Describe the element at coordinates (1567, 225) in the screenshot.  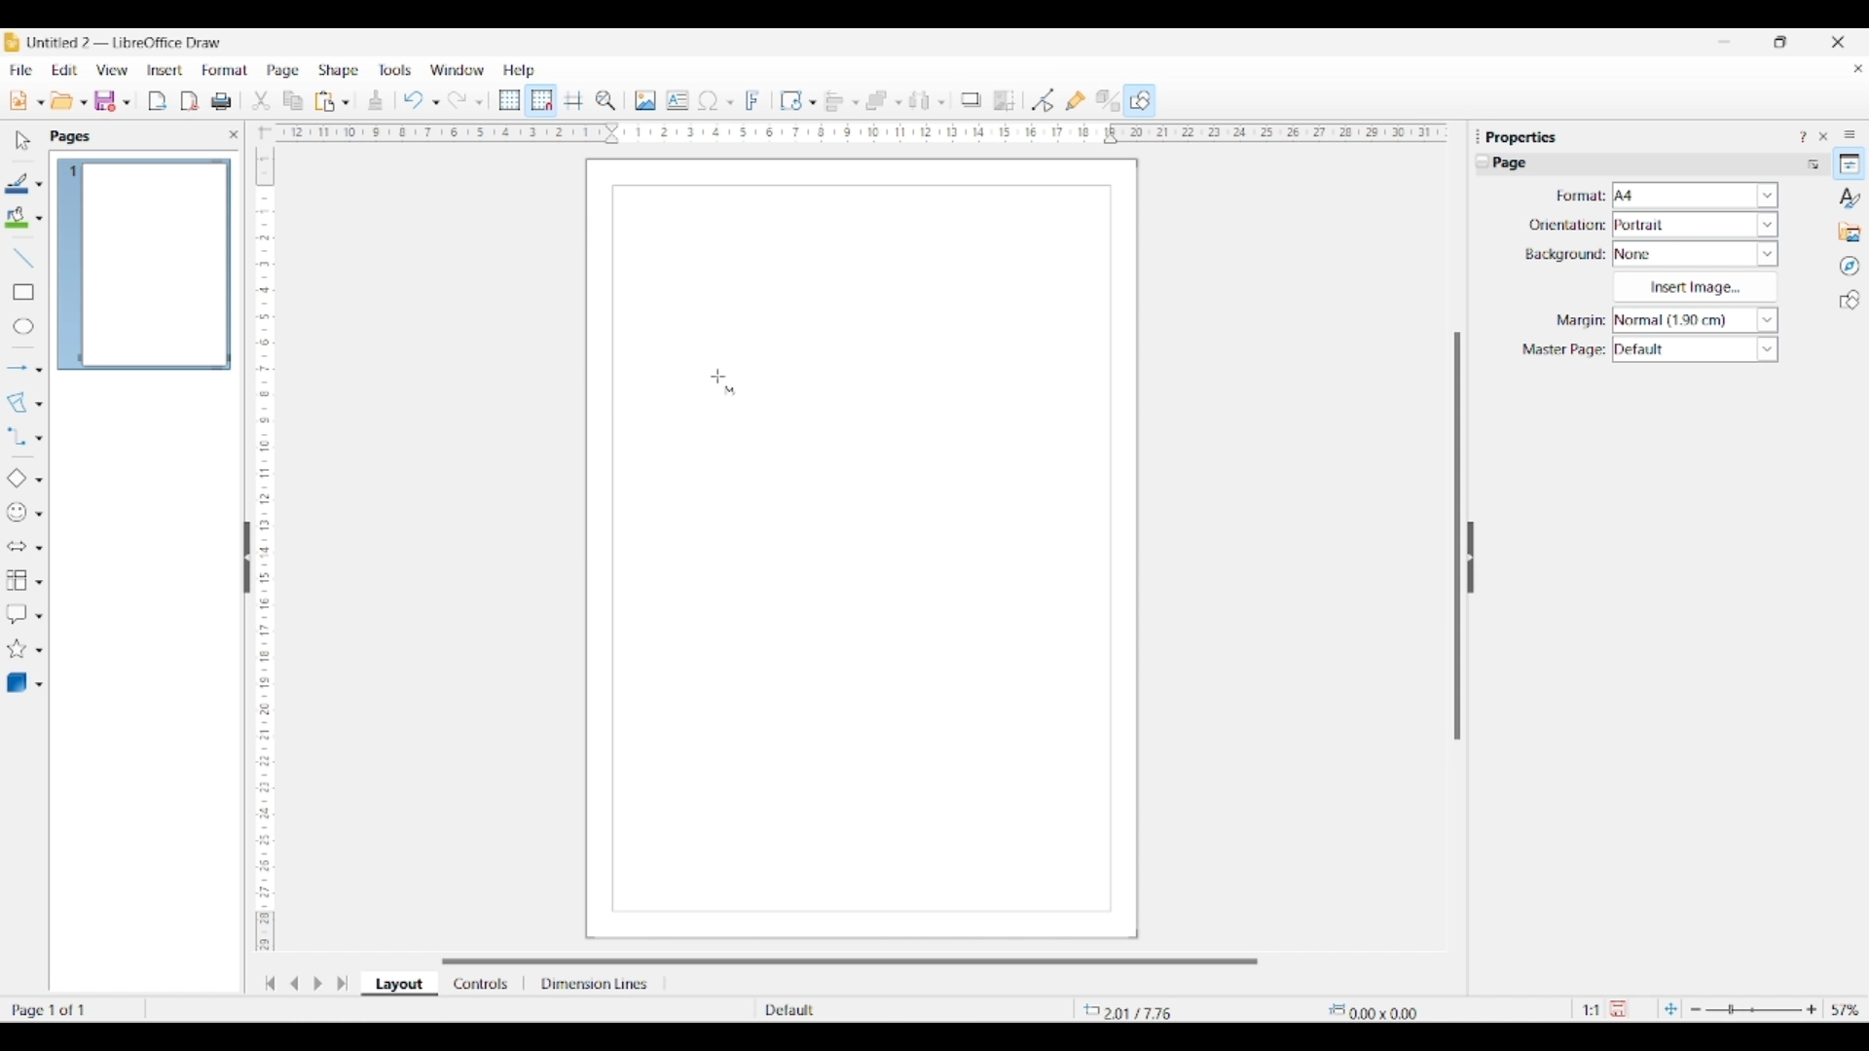
I see `Indicates orientation settings` at that location.